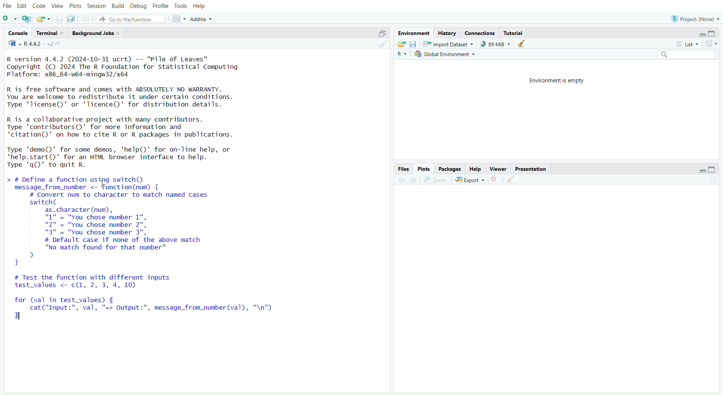  What do you see at coordinates (414, 45) in the screenshot?
I see `Save workspace as` at bounding box center [414, 45].